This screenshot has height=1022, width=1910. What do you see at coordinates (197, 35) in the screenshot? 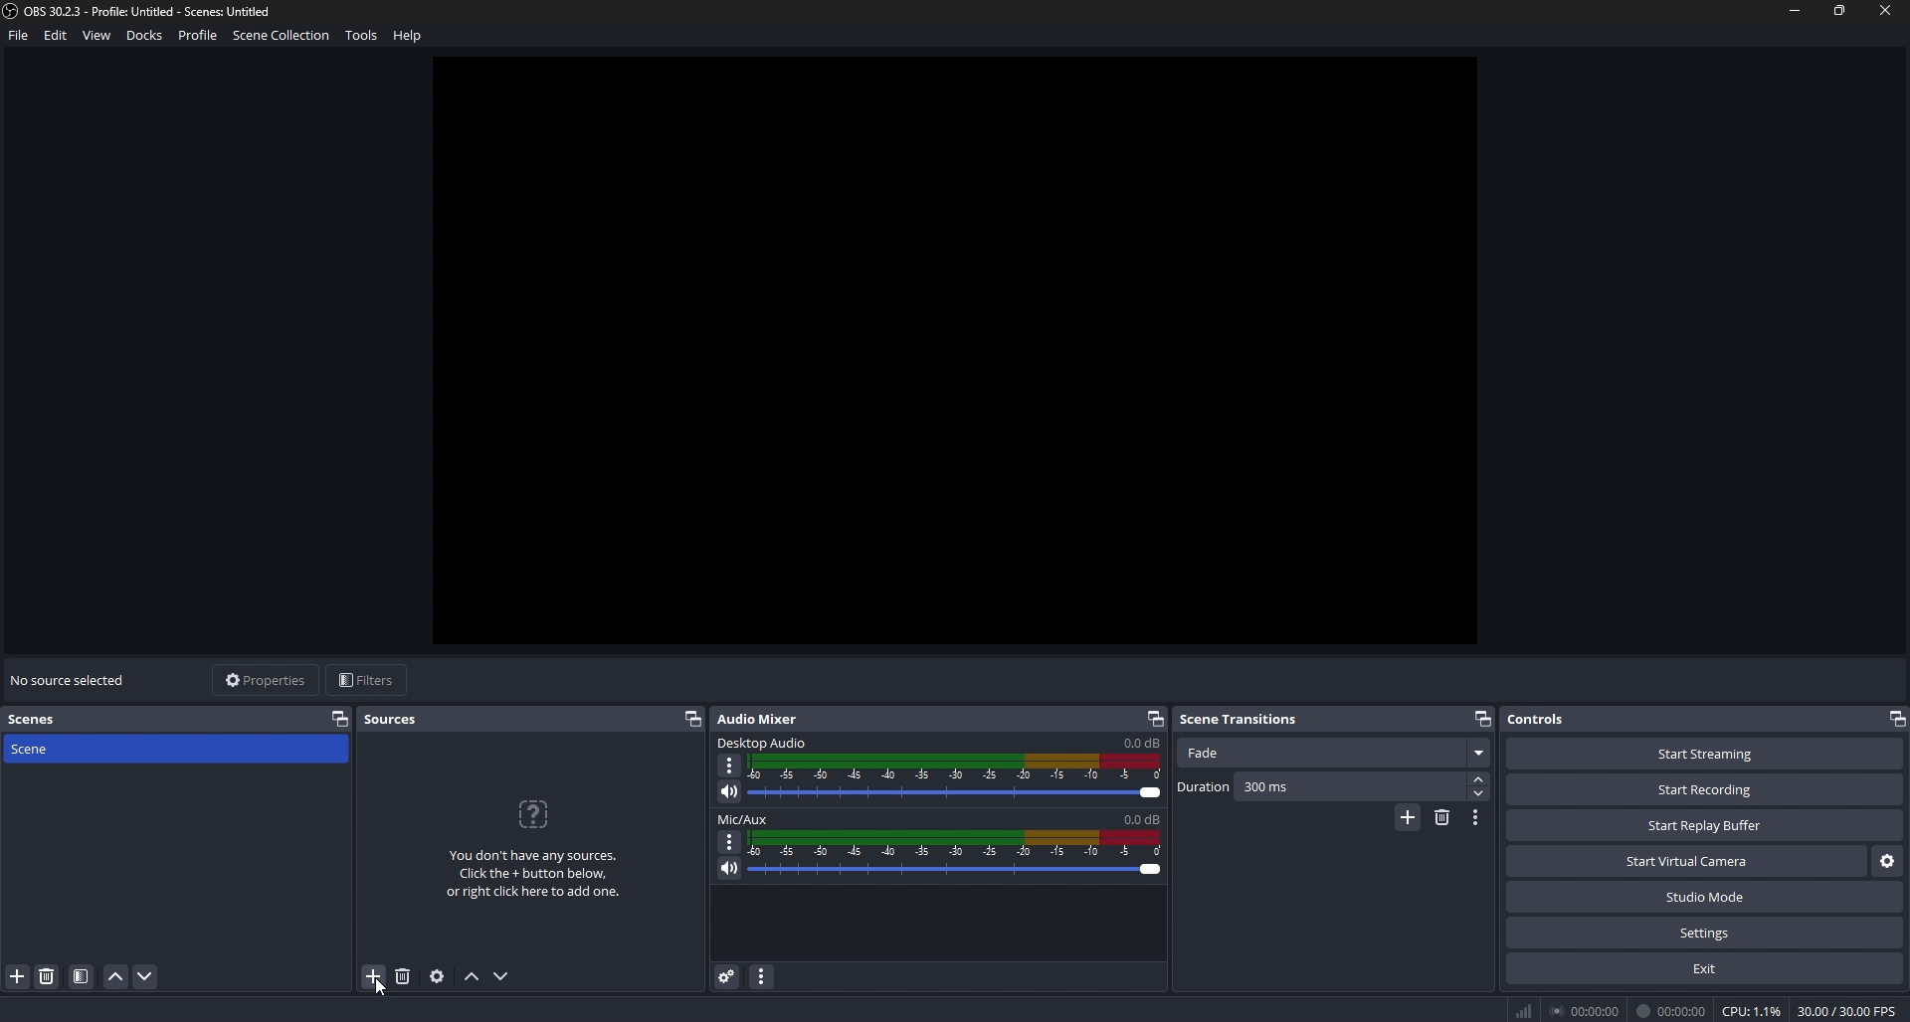
I see `profile` at bounding box center [197, 35].